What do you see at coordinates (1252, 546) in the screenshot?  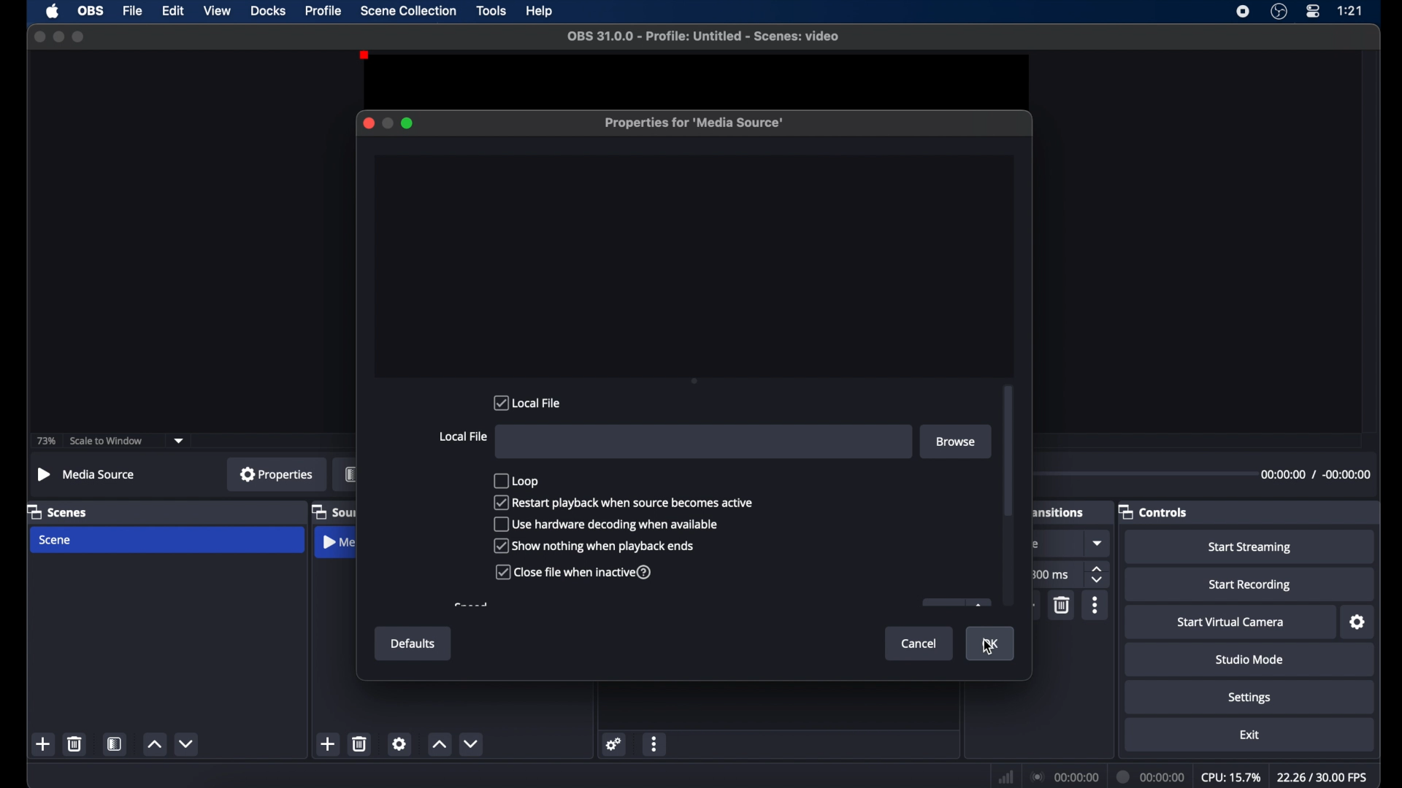 I see `start streaming` at bounding box center [1252, 546].